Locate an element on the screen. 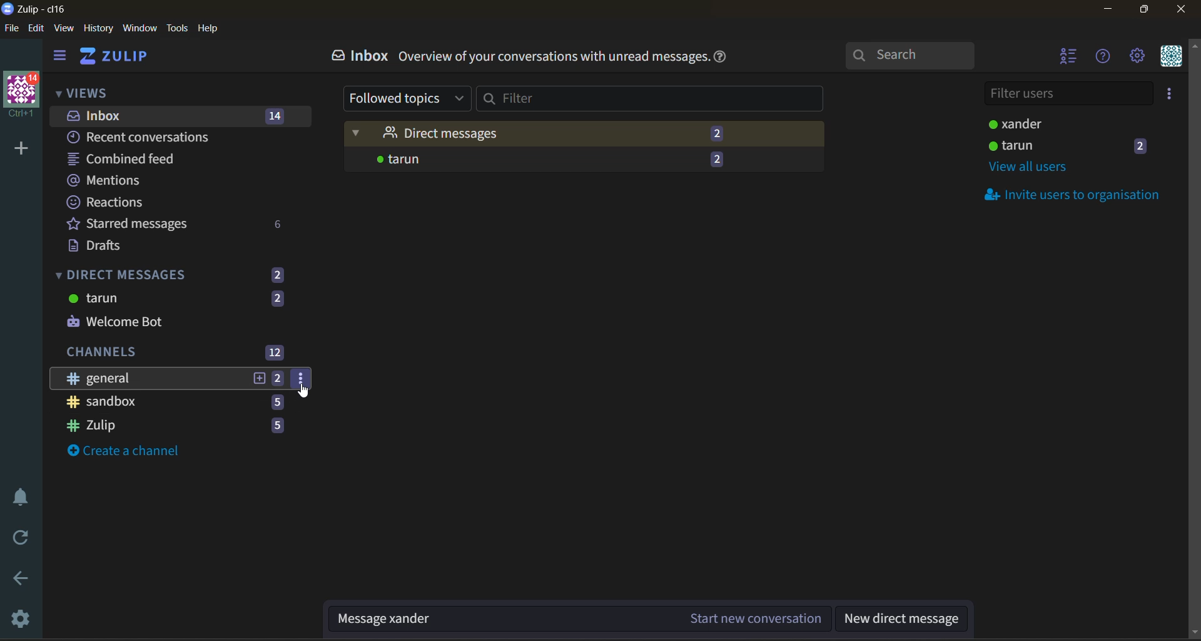  Inbox. Overview of your conversations with unread messages. is located at coordinates (509, 55).